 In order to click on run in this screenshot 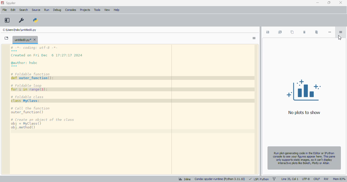, I will do `click(47, 10)`.